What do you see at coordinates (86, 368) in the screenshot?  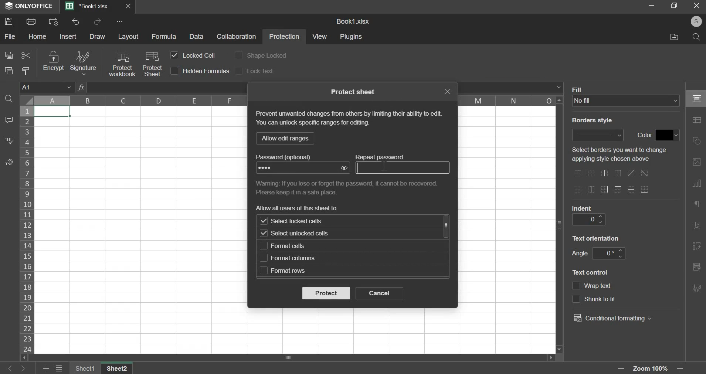 I see `sheet` at bounding box center [86, 368].